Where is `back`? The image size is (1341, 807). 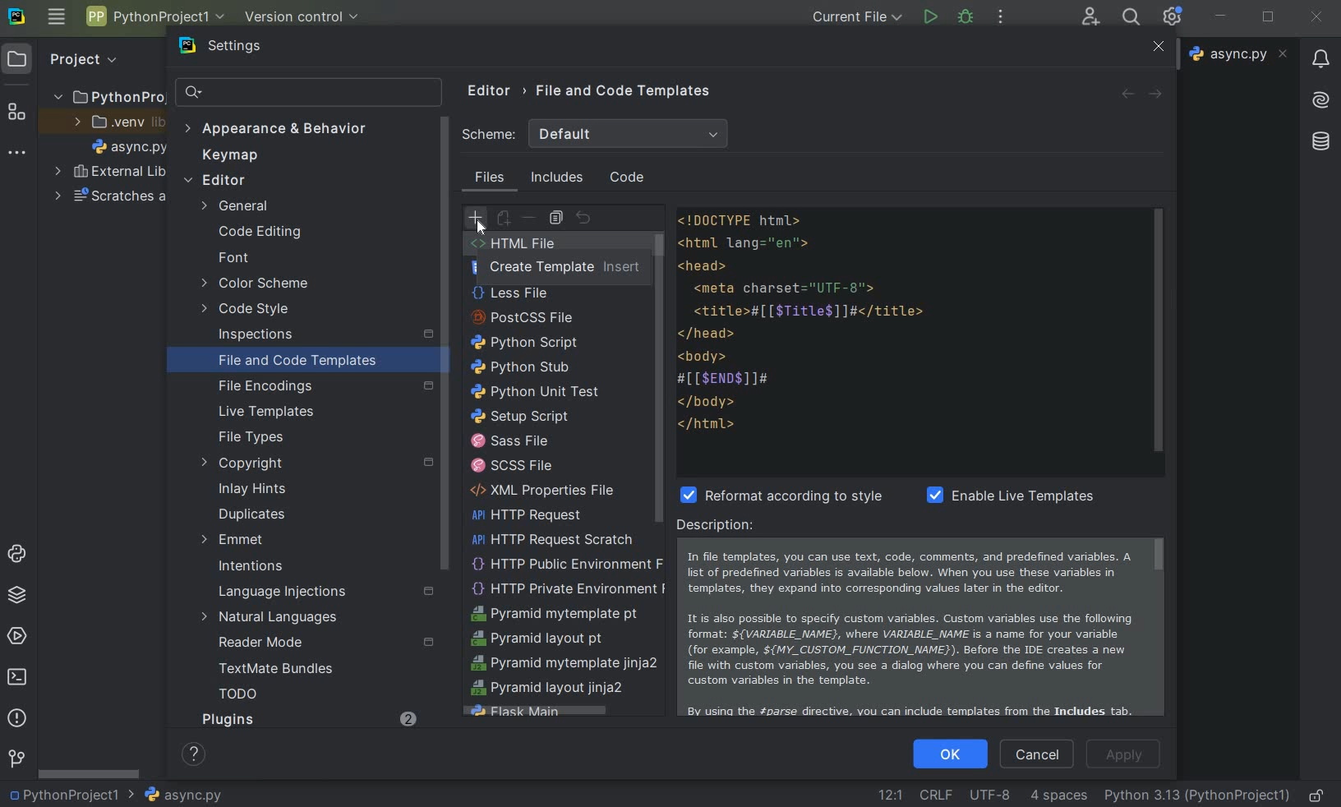 back is located at coordinates (1127, 94).